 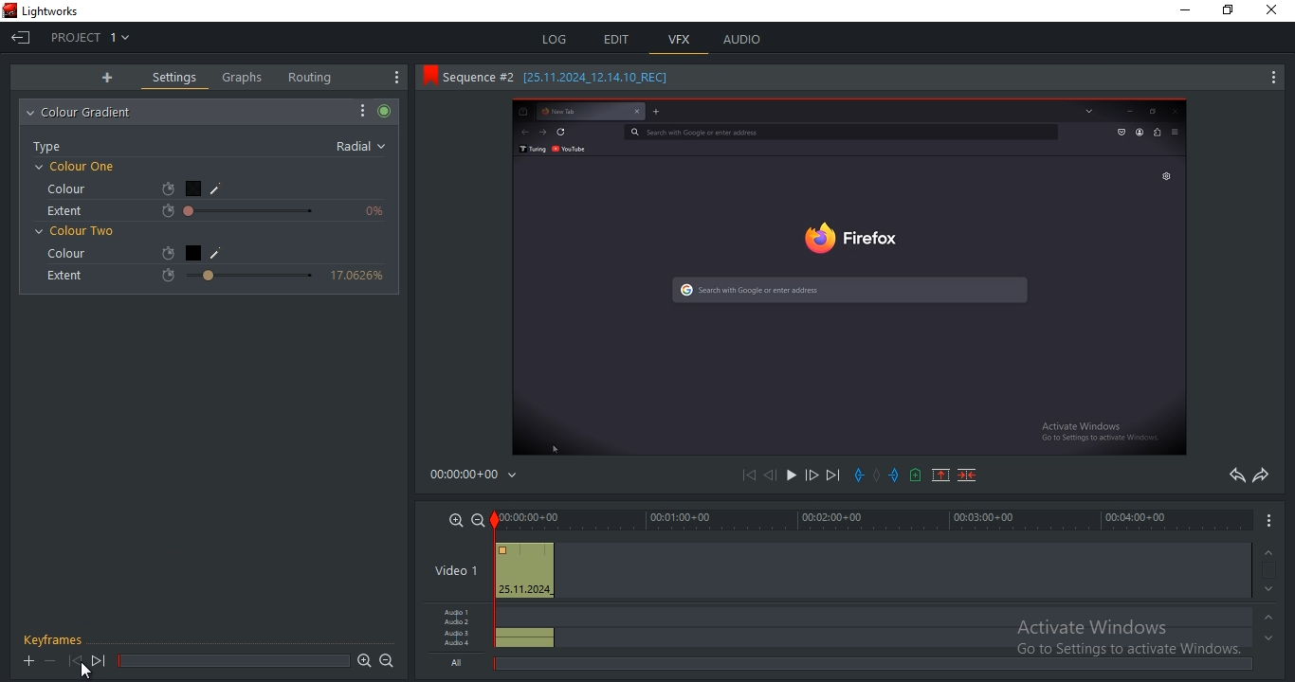 What do you see at coordinates (1189, 11) in the screenshot?
I see `minimize` at bounding box center [1189, 11].